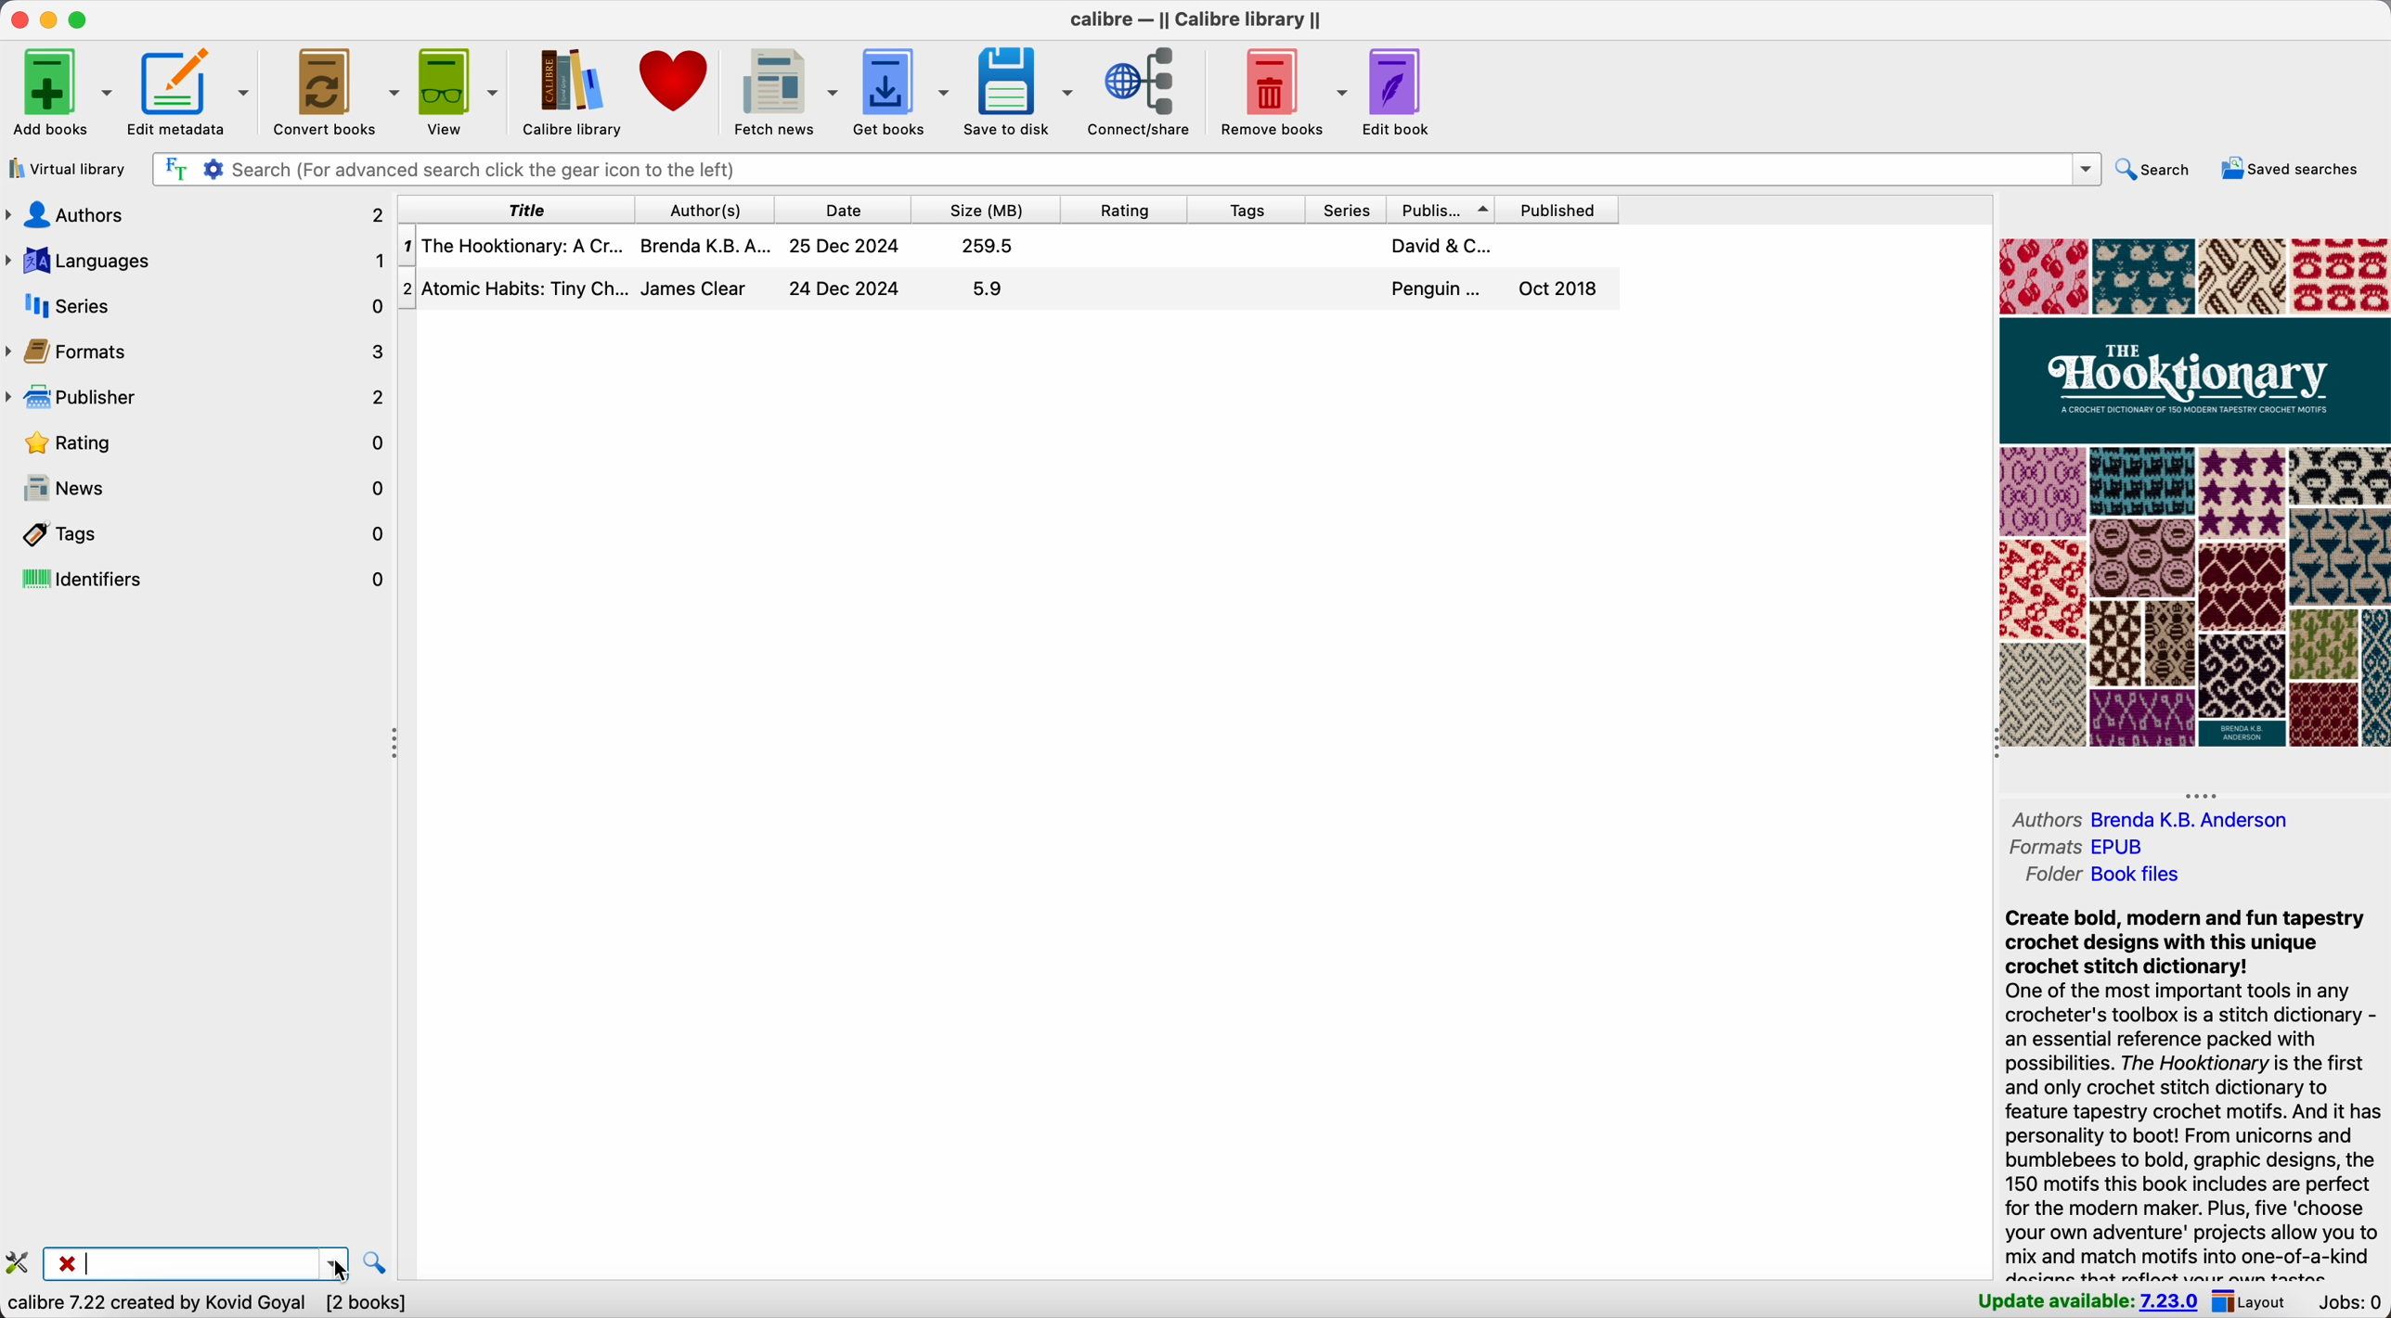 The height and width of the screenshot is (1318, 2391). What do you see at coordinates (1251, 209) in the screenshot?
I see `tags` at bounding box center [1251, 209].